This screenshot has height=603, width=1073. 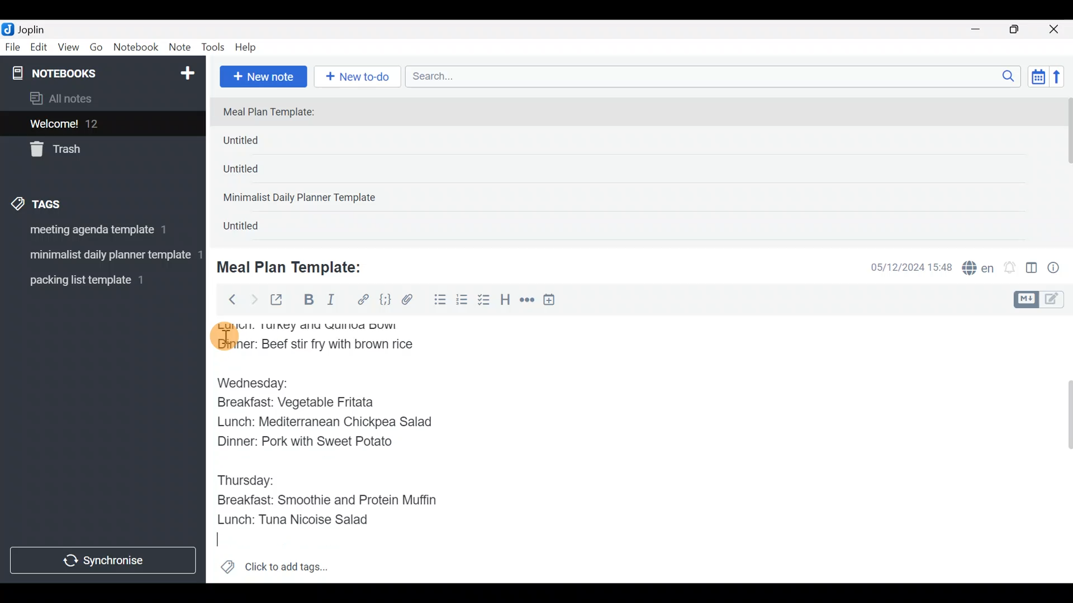 What do you see at coordinates (527, 301) in the screenshot?
I see `Horizontal rule` at bounding box center [527, 301].